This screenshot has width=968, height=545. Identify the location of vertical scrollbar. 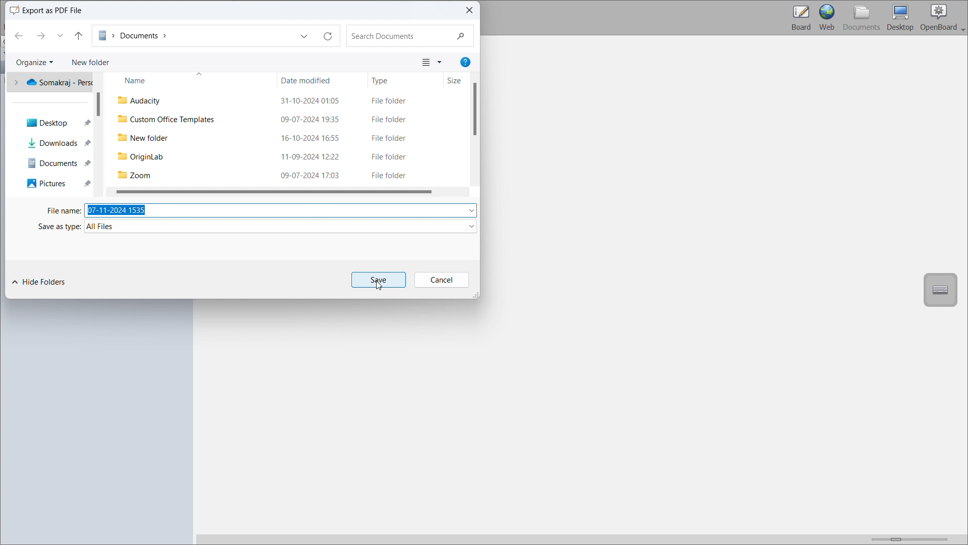
(101, 104).